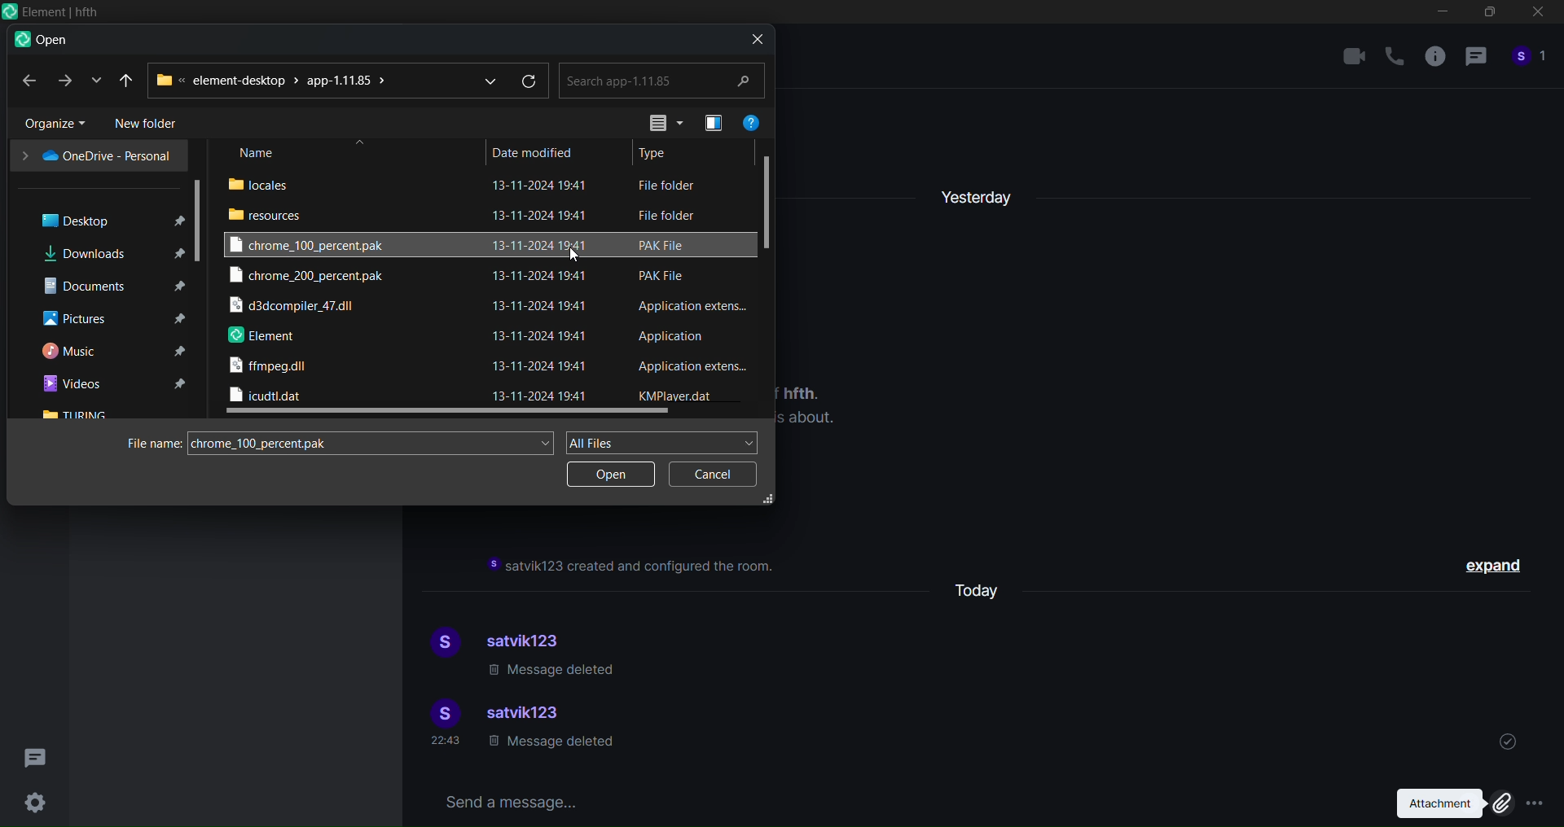  Describe the element at coordinates (51, 12) in the screenshot. I see `Icon` at that location.